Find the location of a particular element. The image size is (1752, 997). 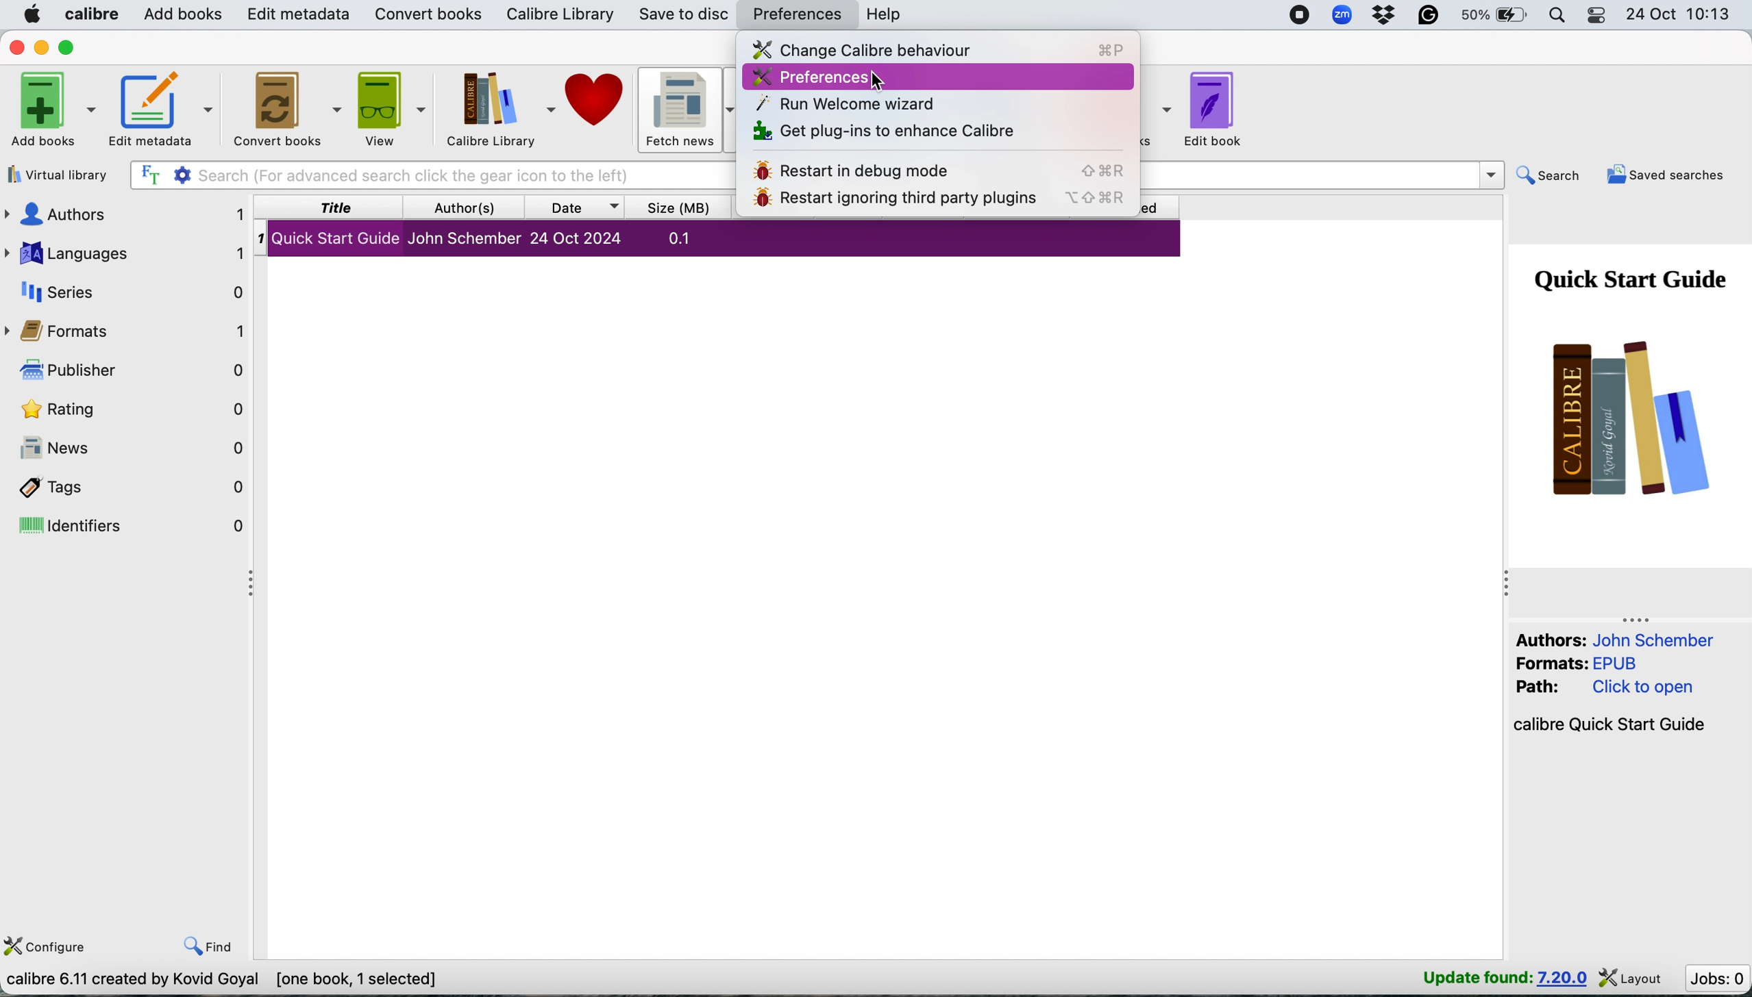

edit book is located at coordinates (1225, 112).